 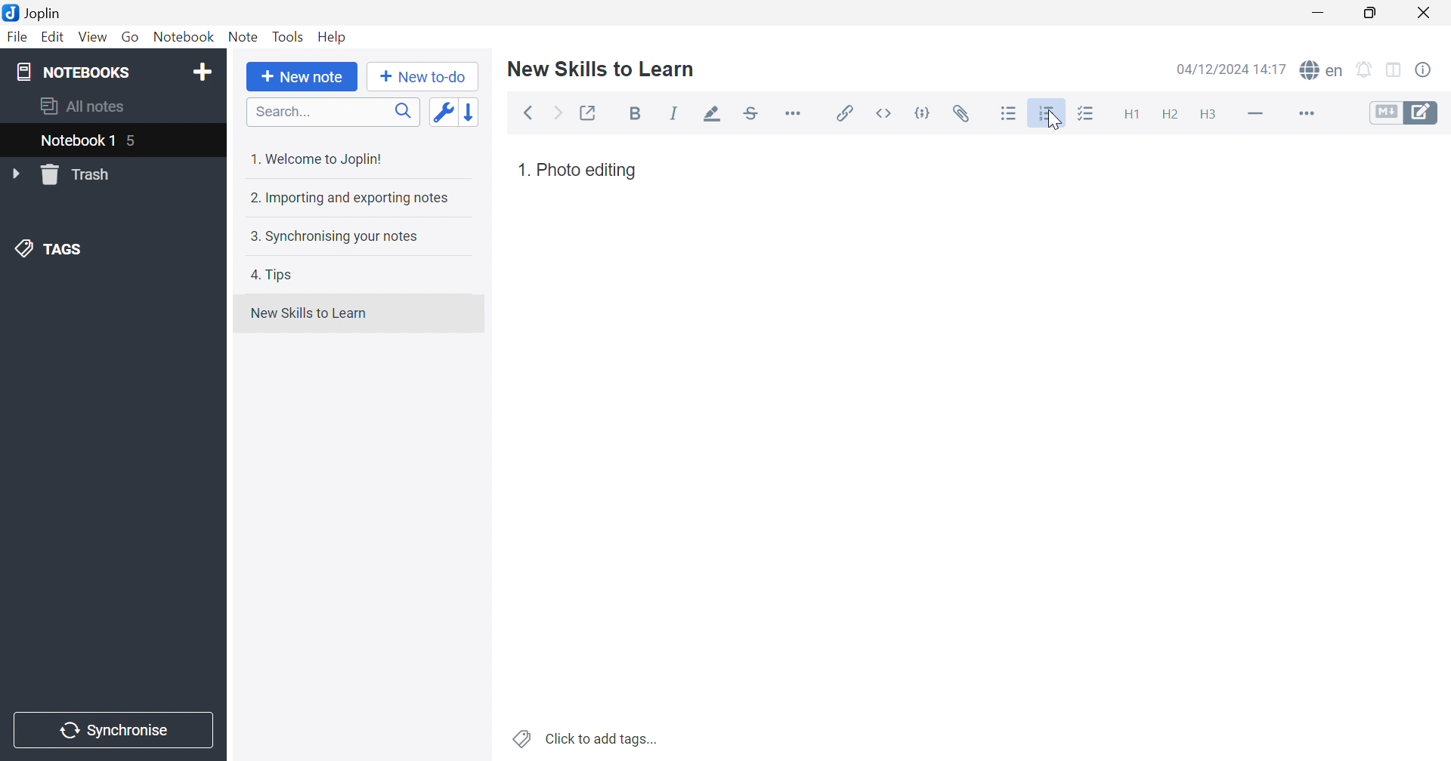 What do you see at coordinates (52, 247) in the screenshot?
I see `TAGS` at bounding box center [52, 247].